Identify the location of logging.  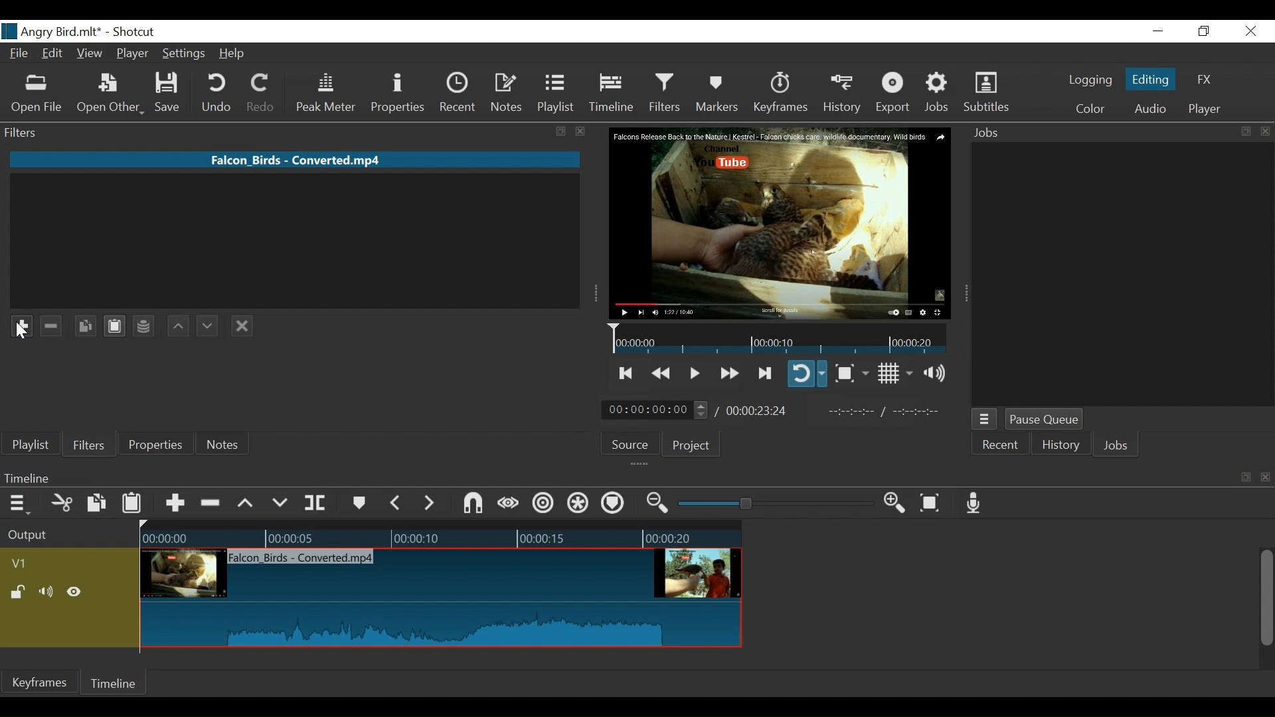
(1090, 82).